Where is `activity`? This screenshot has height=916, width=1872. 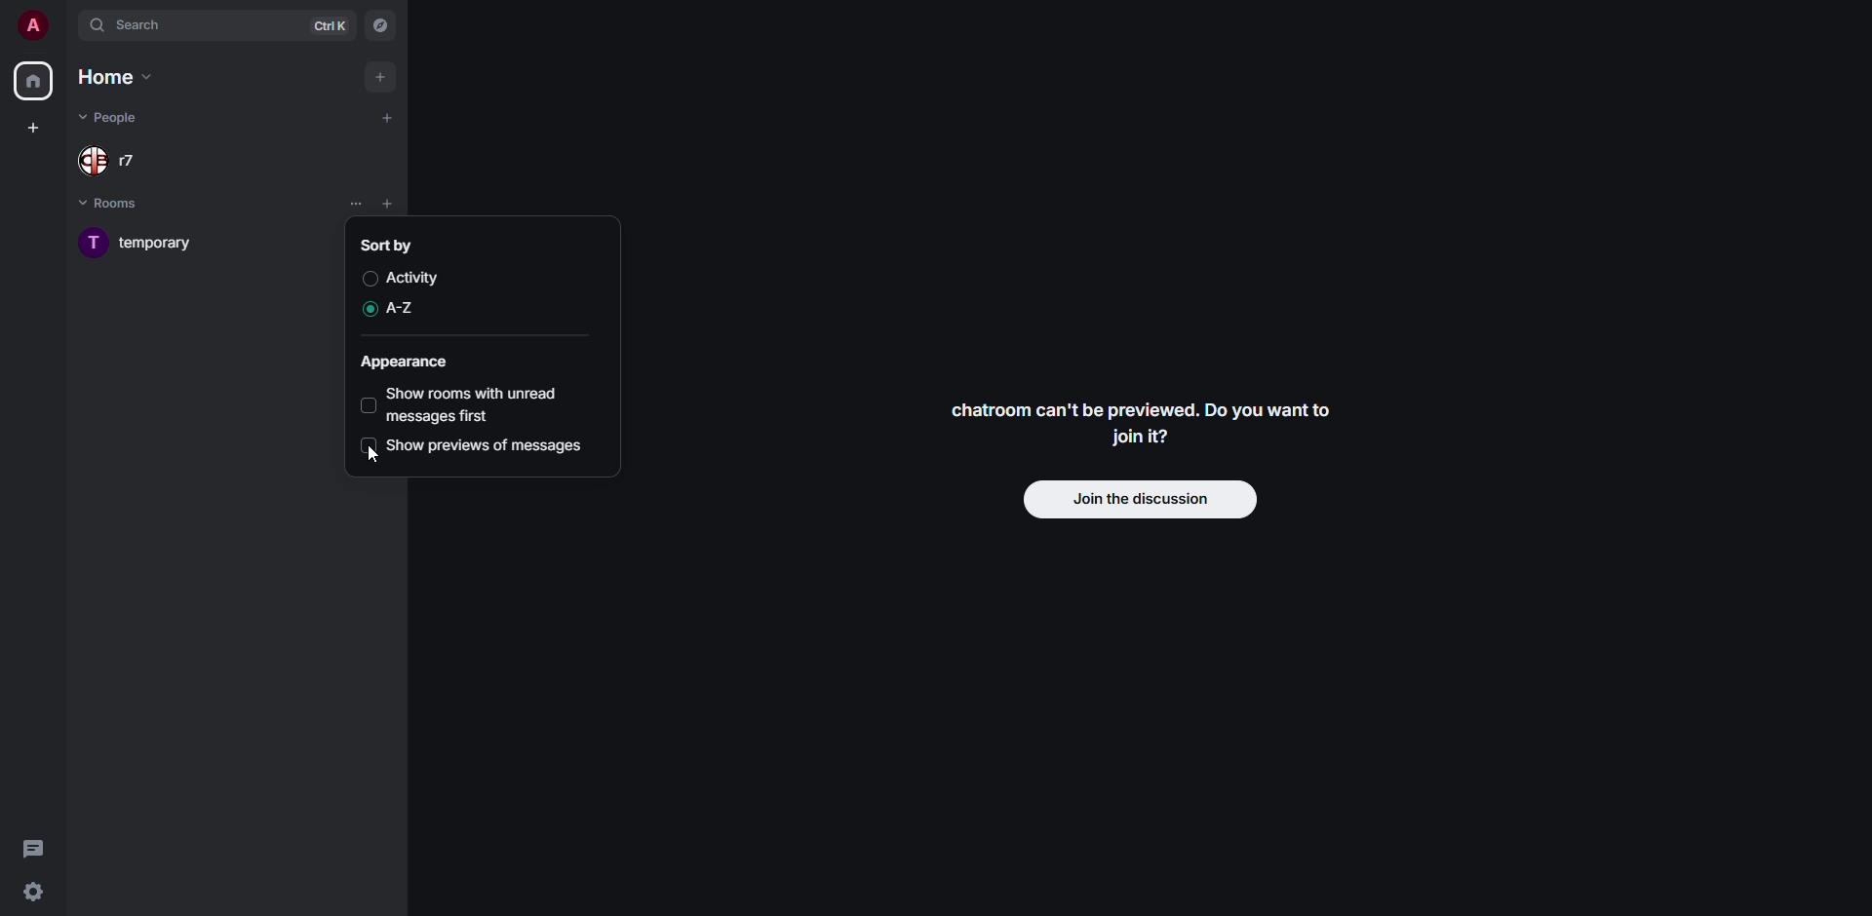
activity is located at coordinates (423, 277).